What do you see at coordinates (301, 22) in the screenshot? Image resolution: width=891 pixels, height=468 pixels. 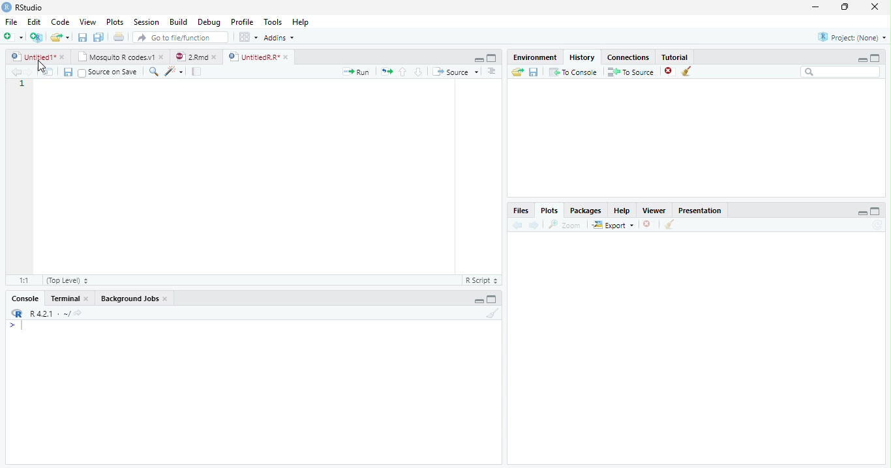 I see `Help` at bounding box center [301, 22].